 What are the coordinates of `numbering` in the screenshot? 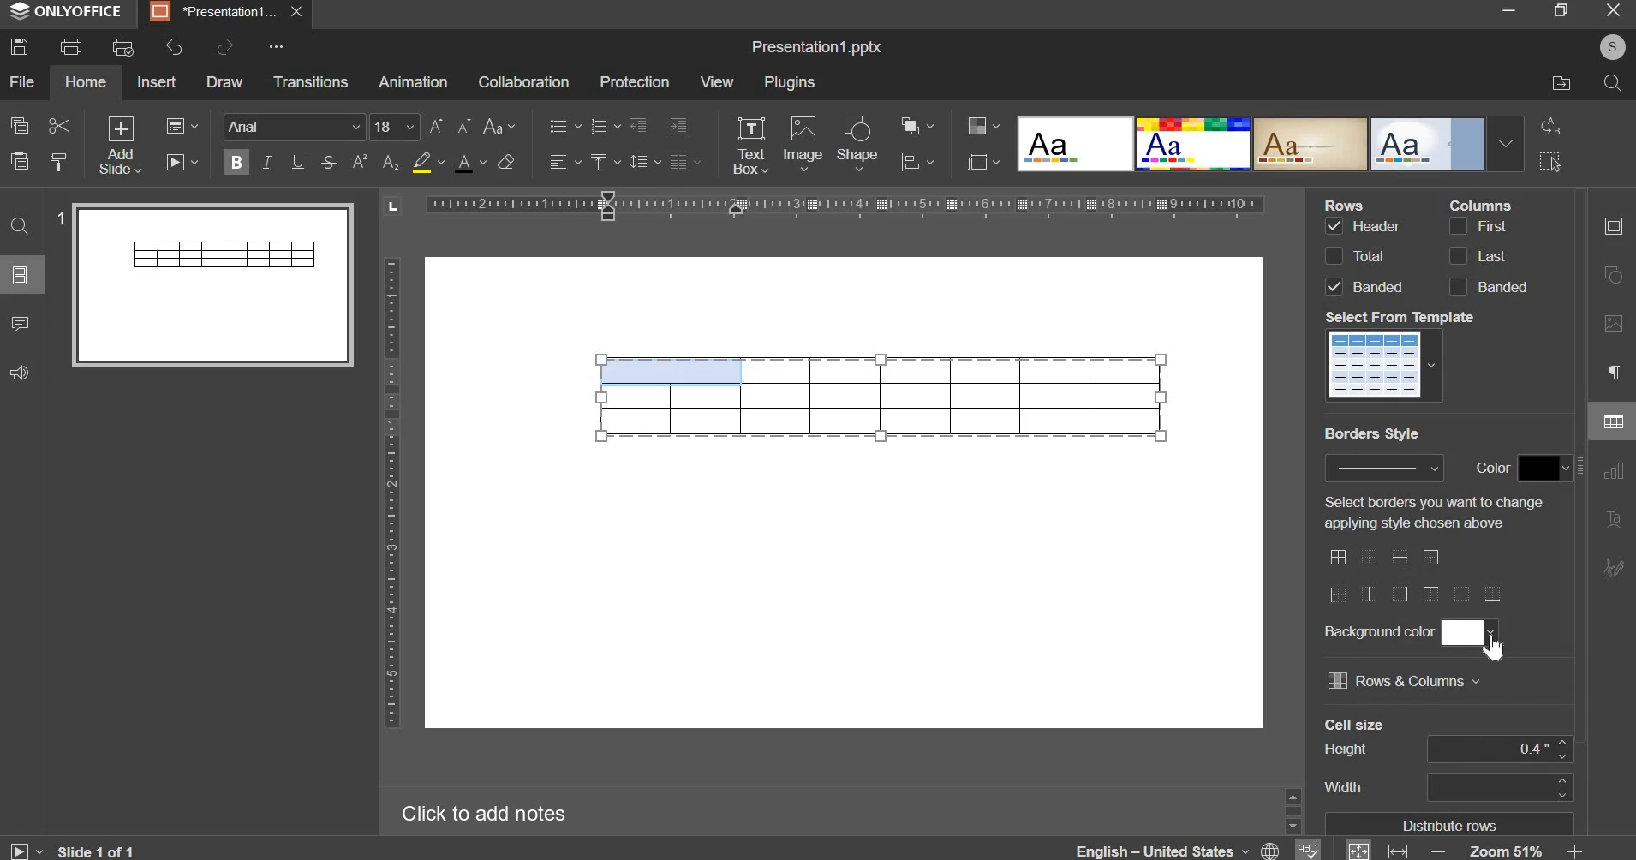 It's located at (602, 127).